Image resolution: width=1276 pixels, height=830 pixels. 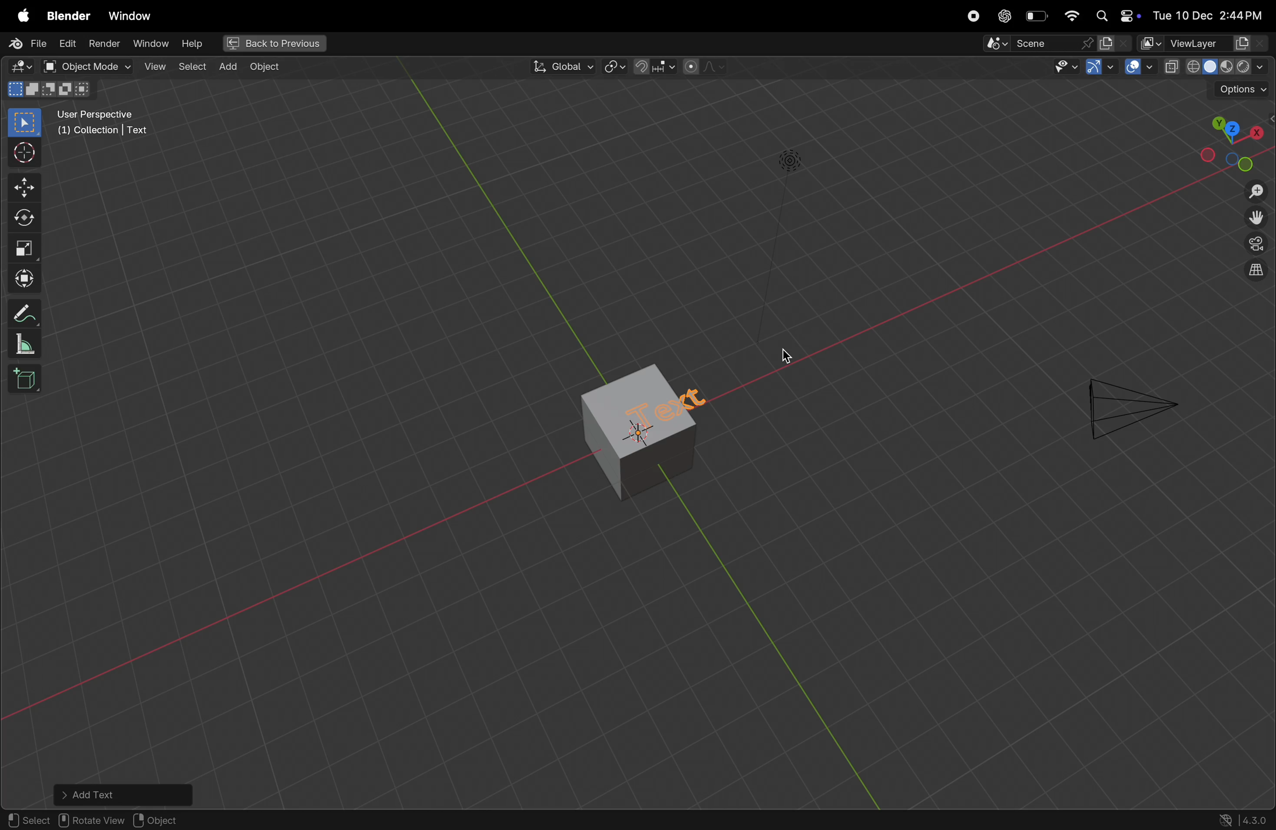 I want to click on edit, so click(x=69, y=45).